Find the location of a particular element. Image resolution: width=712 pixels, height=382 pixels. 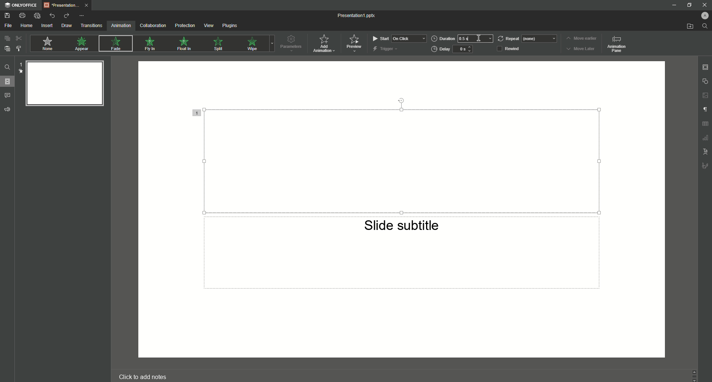

Close is located at coordinates (705, 5).